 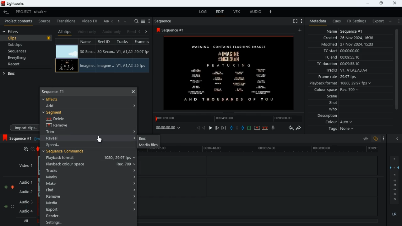 I want to click on description, so click(x=324, y=116).